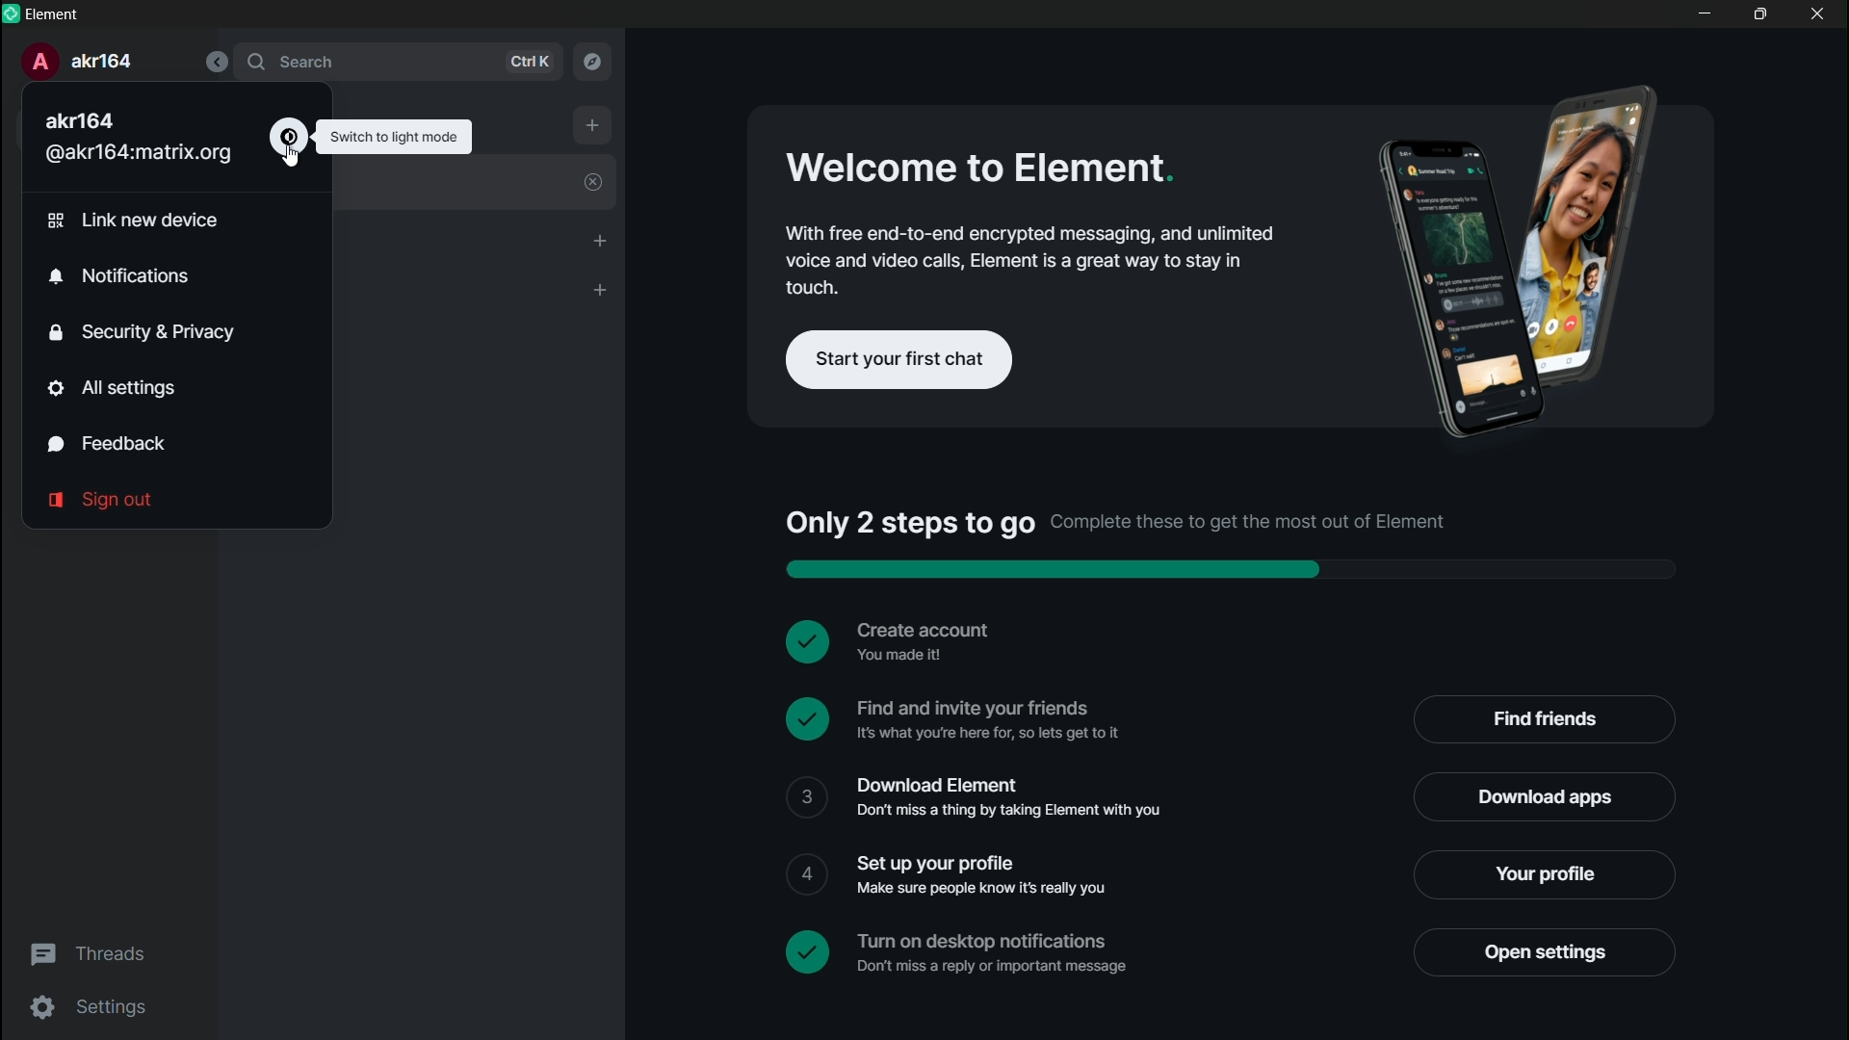  Describe the element at coordinates (1118, 524) in the screenshot. I see `Only two steps to go complete these to get the most out of element` at that location.